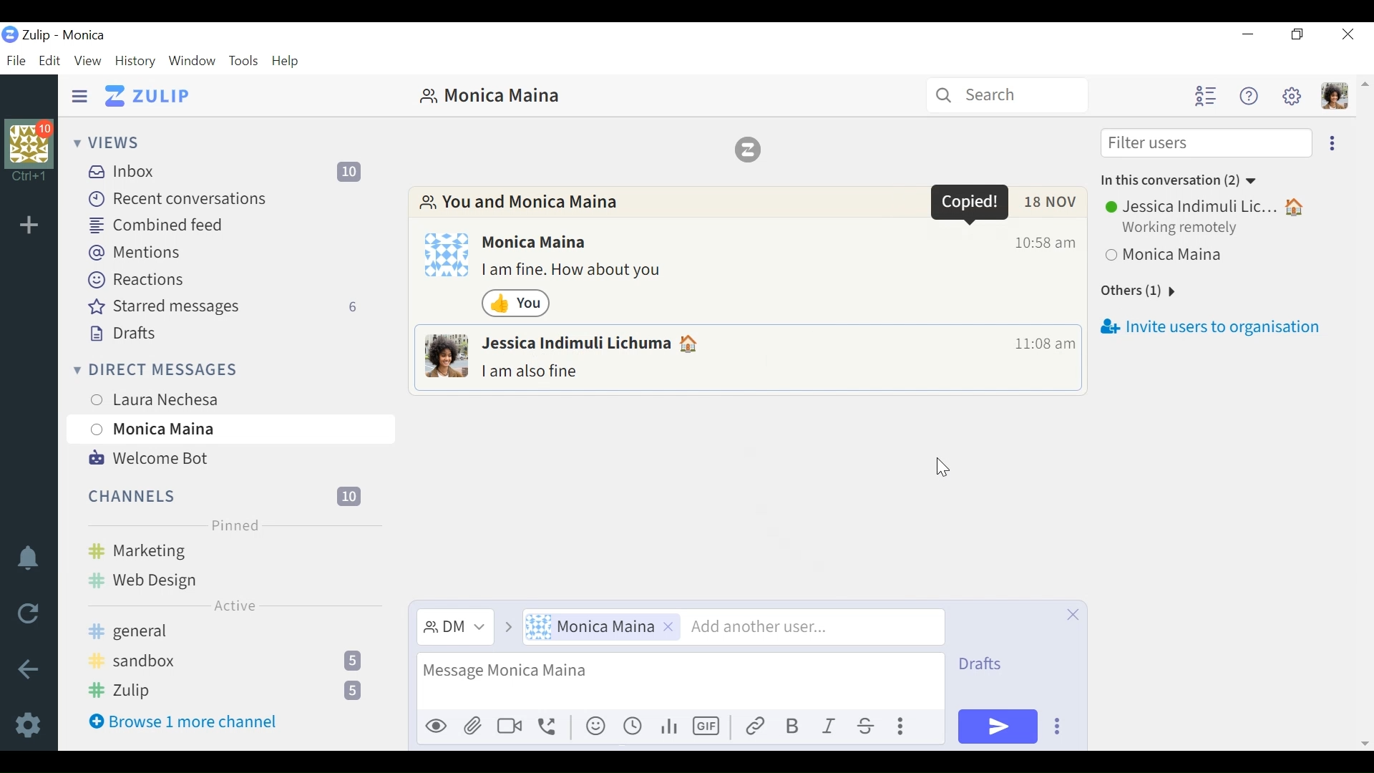 The height and width of the screenshot is (773, 1374). I want to click on Drafts, so click(124, 334).